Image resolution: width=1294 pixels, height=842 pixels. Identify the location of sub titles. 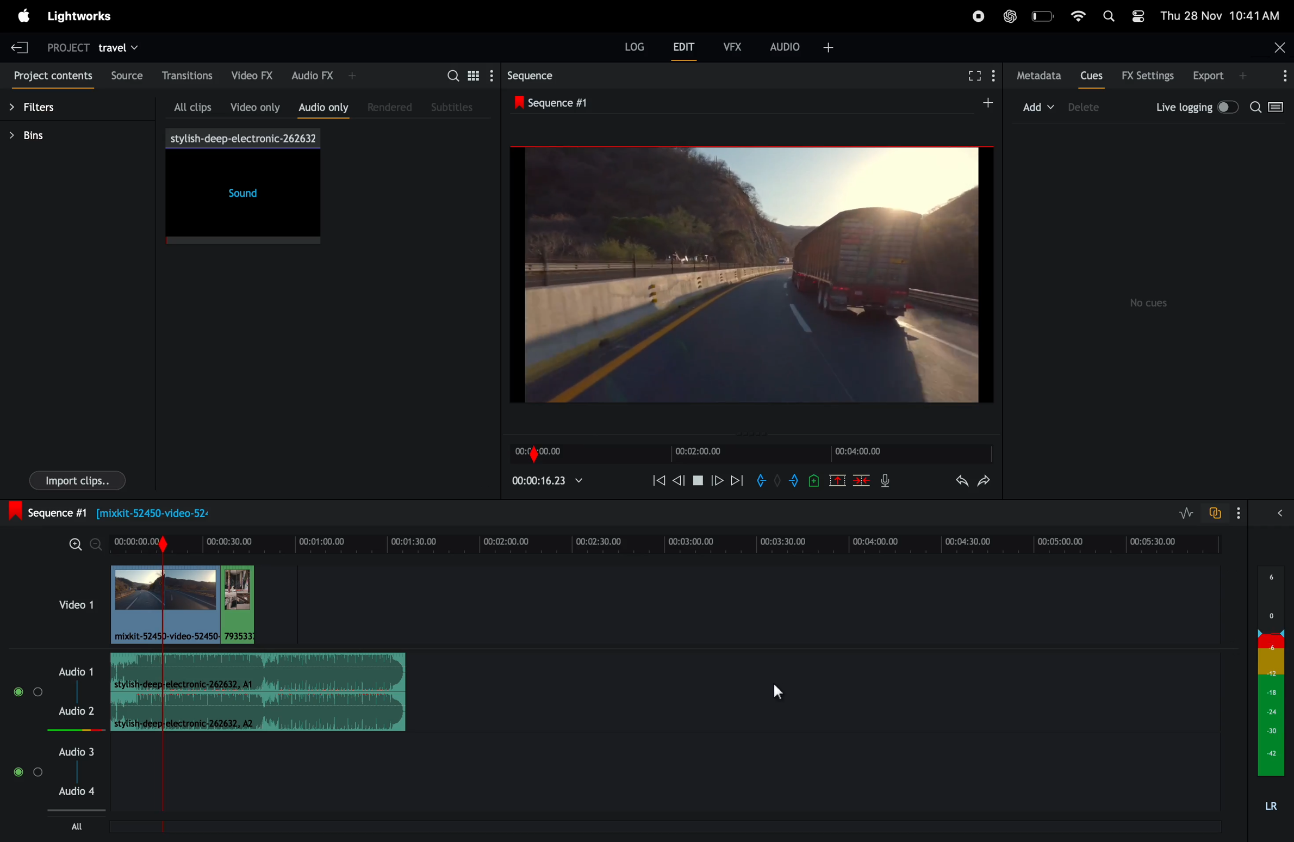
(457, 106).